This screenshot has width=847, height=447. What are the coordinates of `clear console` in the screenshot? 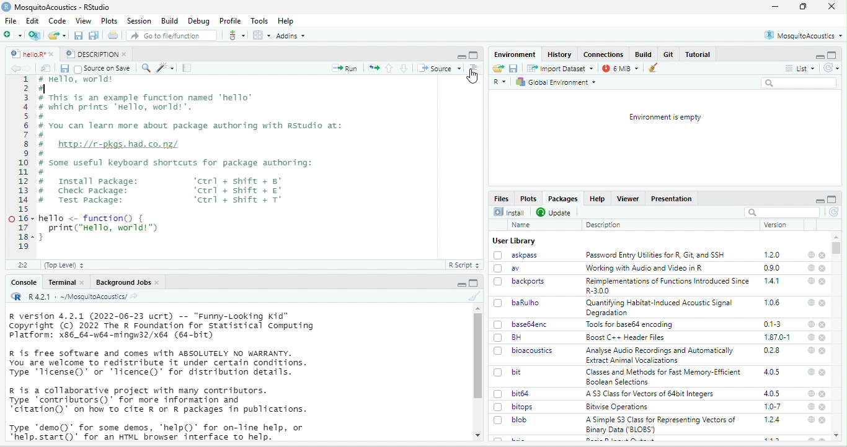 It's located at (471, 296).